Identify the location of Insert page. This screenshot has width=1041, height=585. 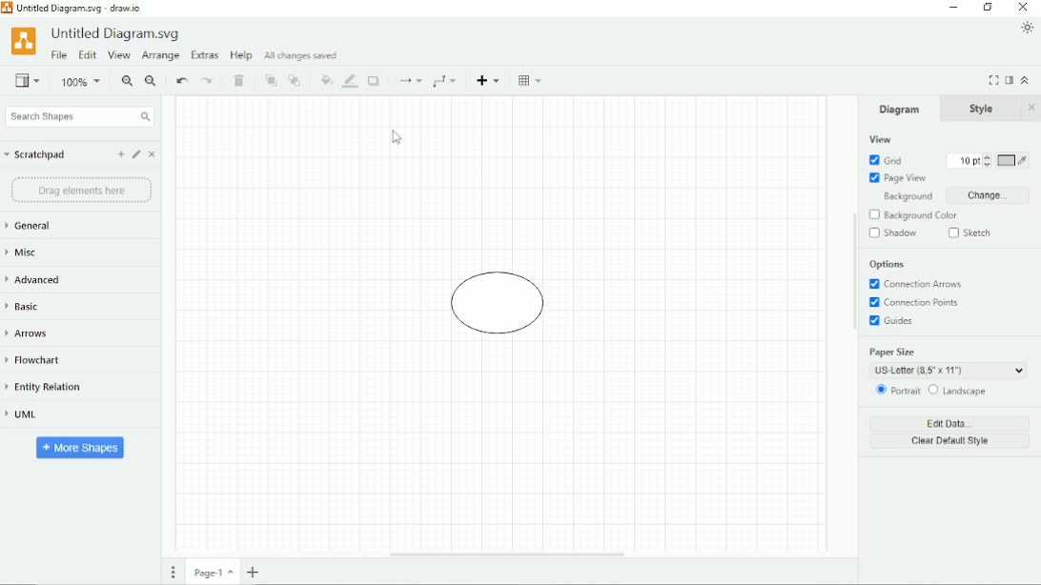
(253, 572).